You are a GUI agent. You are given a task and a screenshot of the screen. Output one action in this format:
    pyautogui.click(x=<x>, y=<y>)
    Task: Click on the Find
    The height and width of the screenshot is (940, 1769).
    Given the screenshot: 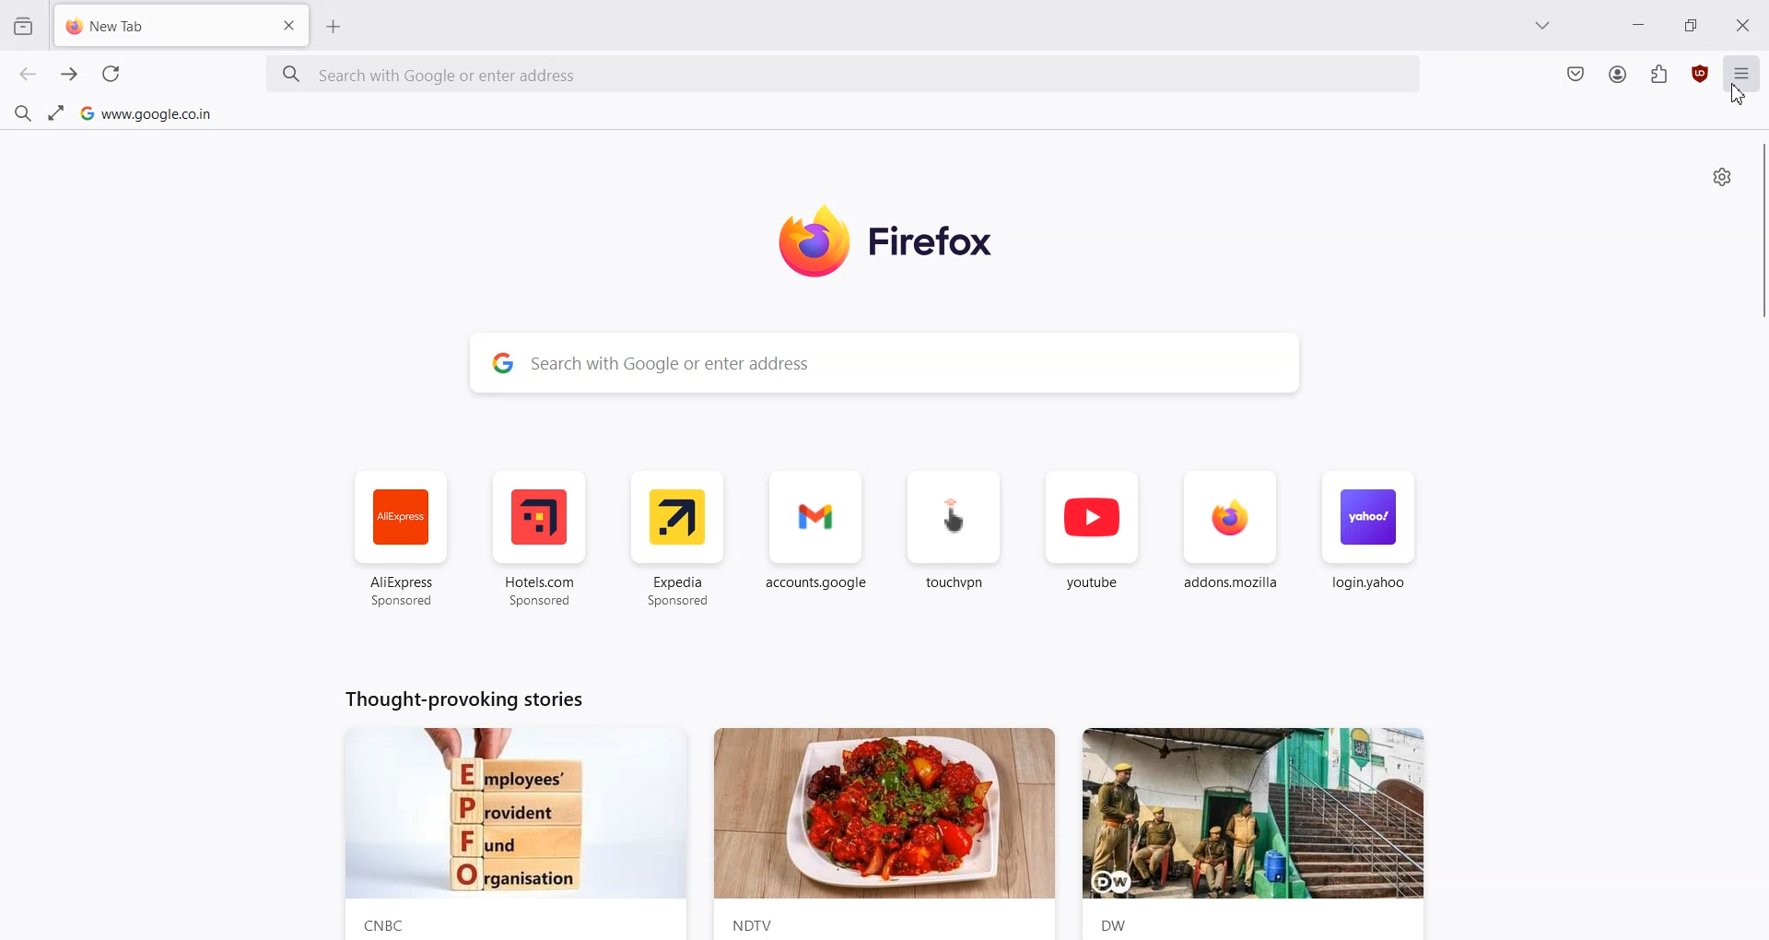 What is the action you would take?
    pyautogui.click(x=22, y=111)
    